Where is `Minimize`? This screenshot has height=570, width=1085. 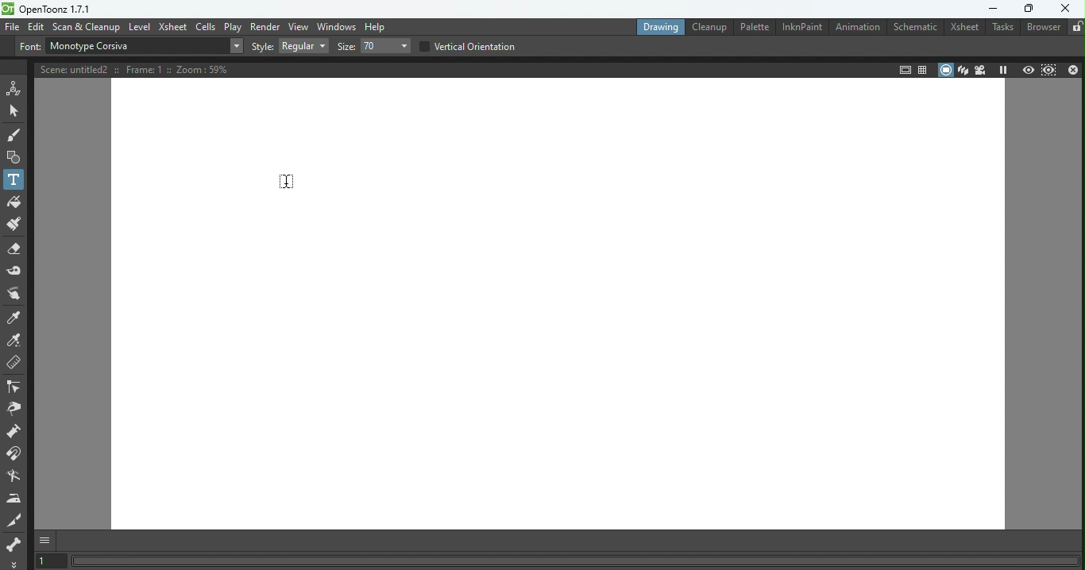 Minimize is located at coordinates (994, 8).